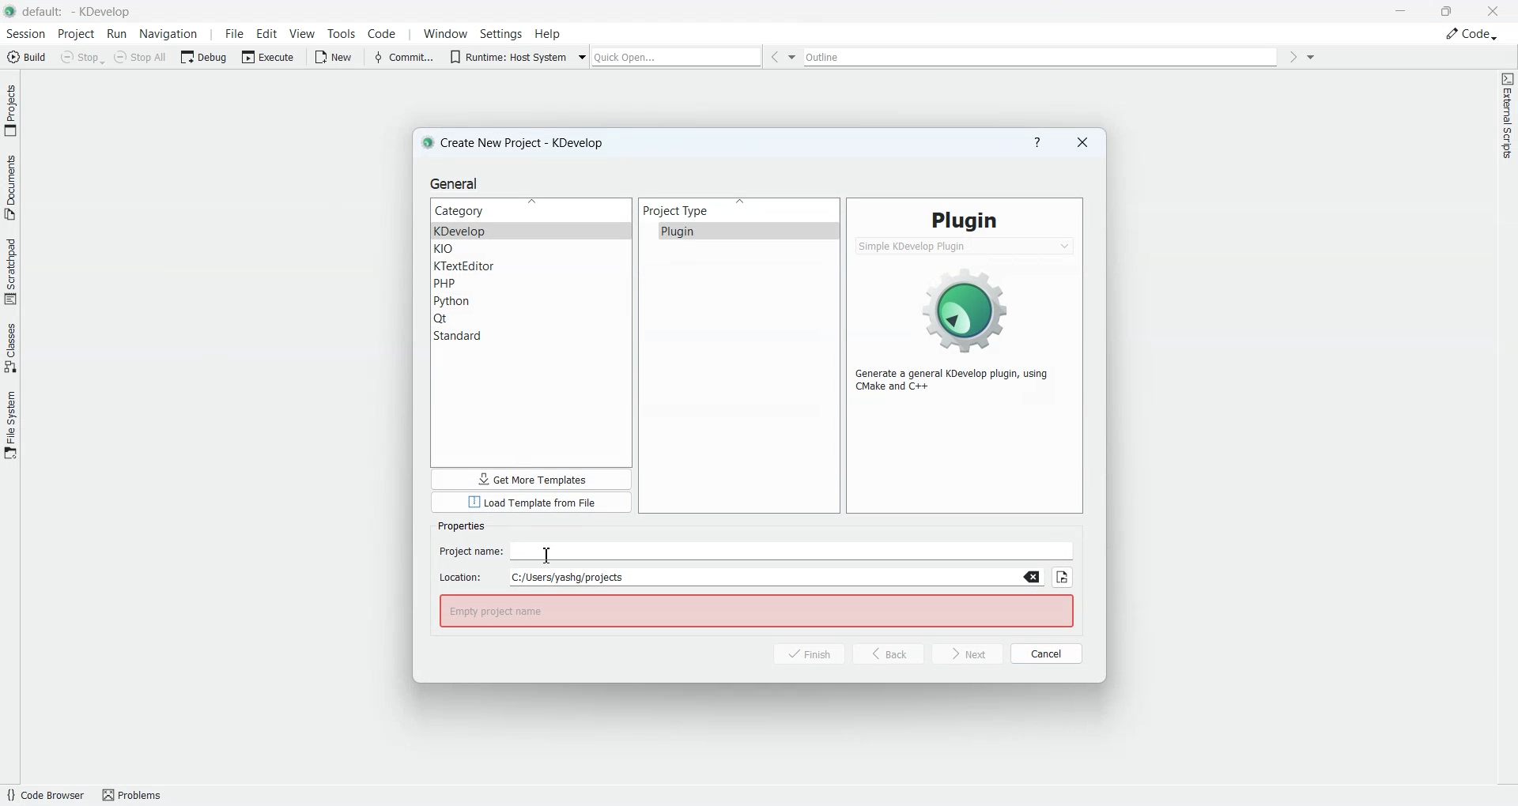 Image resolution: width=1518 pixels, height=806 pixels. I want to click on Settings, so click(501, 33).